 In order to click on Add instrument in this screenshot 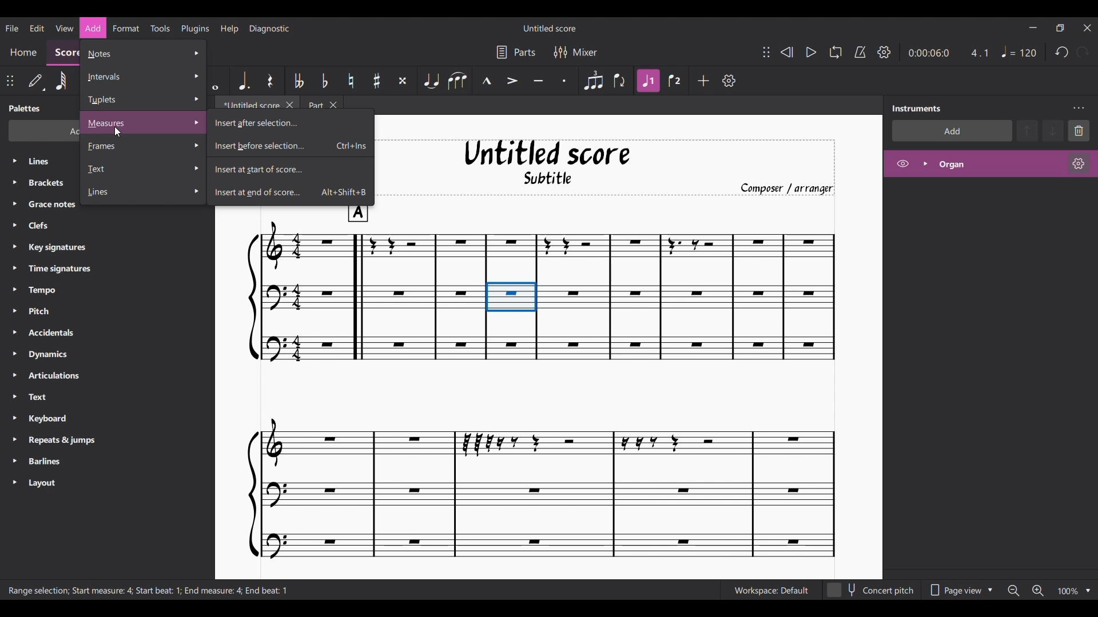, I will do `click(952, 131)`.